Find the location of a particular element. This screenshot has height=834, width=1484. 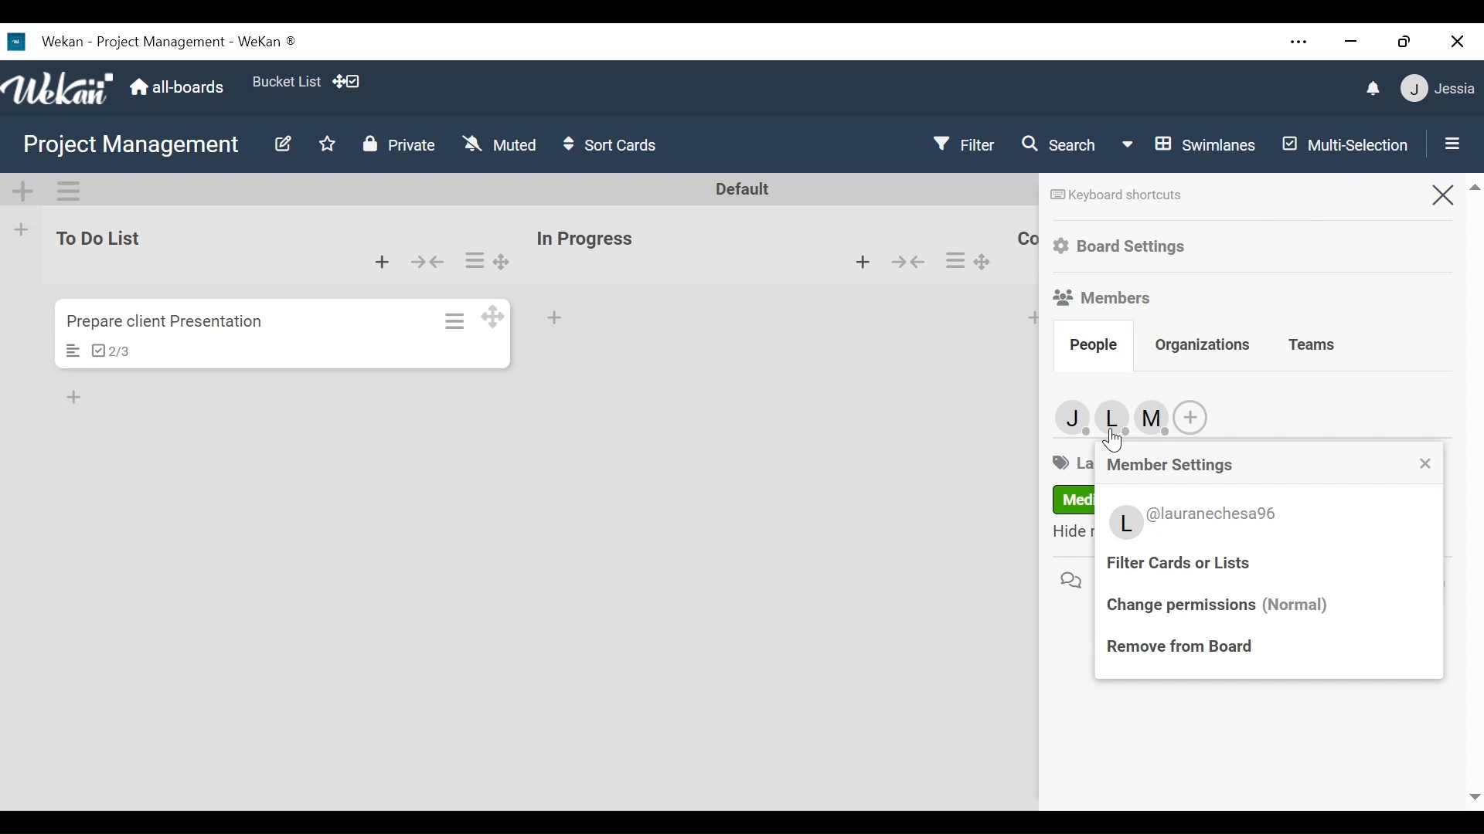

Sidebar is located at coordinates (1448, 142).